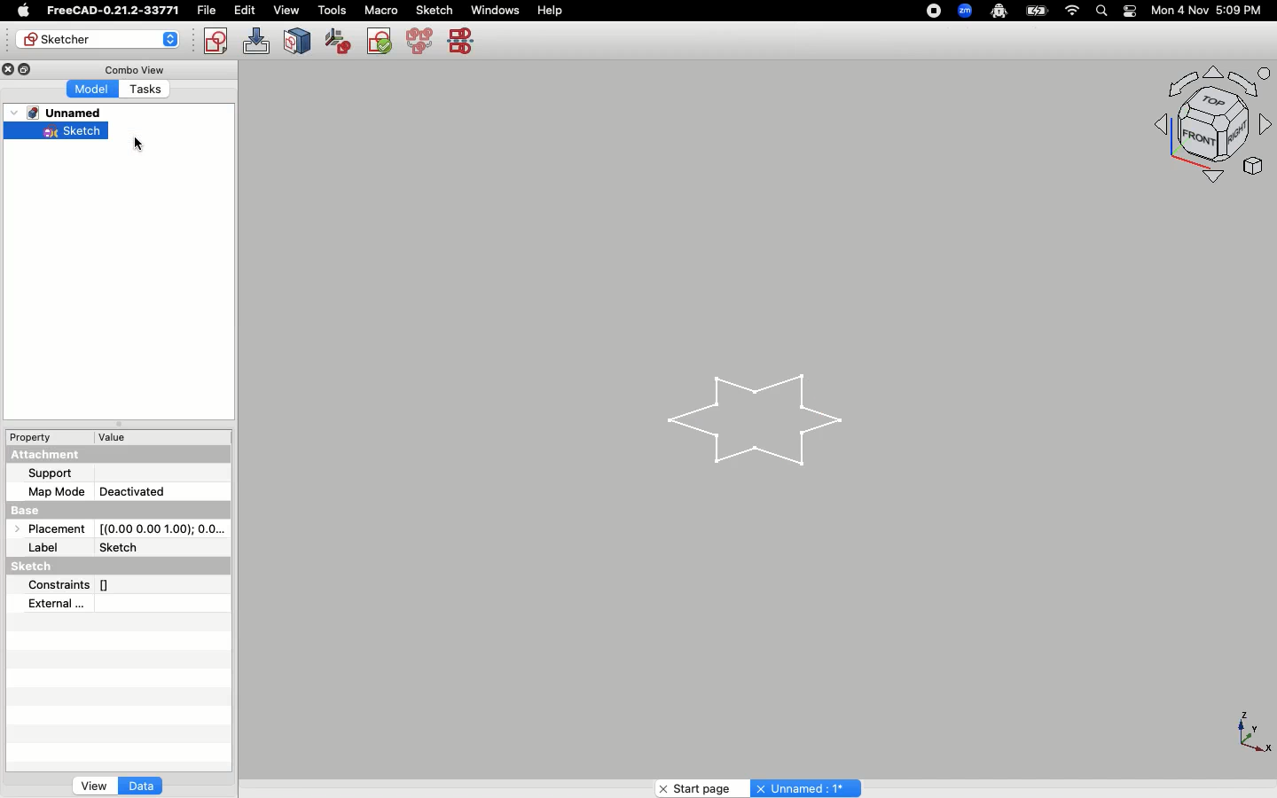 The width and height of the screenshot is (1277, 798). What do you see at coordinates (286, 10) in the screenshot?
I see `view` at bounding box center [286, 10].